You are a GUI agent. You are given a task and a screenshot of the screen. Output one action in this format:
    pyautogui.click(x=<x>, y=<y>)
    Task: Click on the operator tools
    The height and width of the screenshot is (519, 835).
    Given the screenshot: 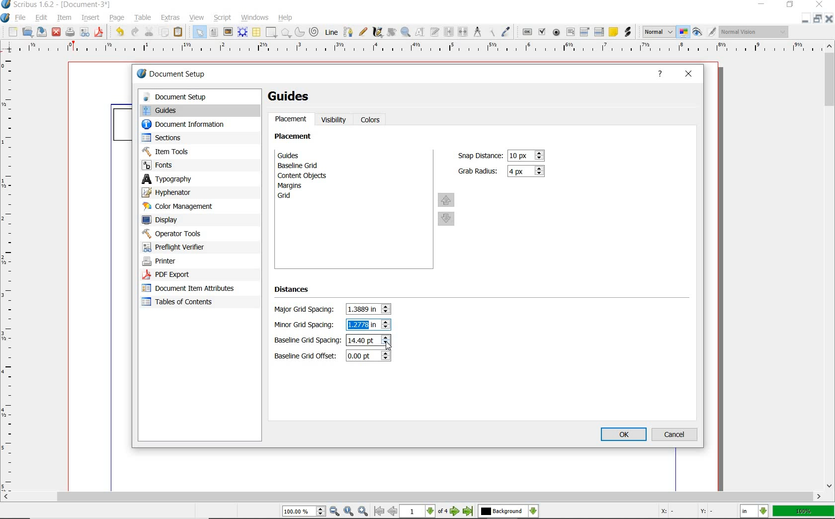 What is the action you would take?
    pyautogui.click(x=195, y=234)
    